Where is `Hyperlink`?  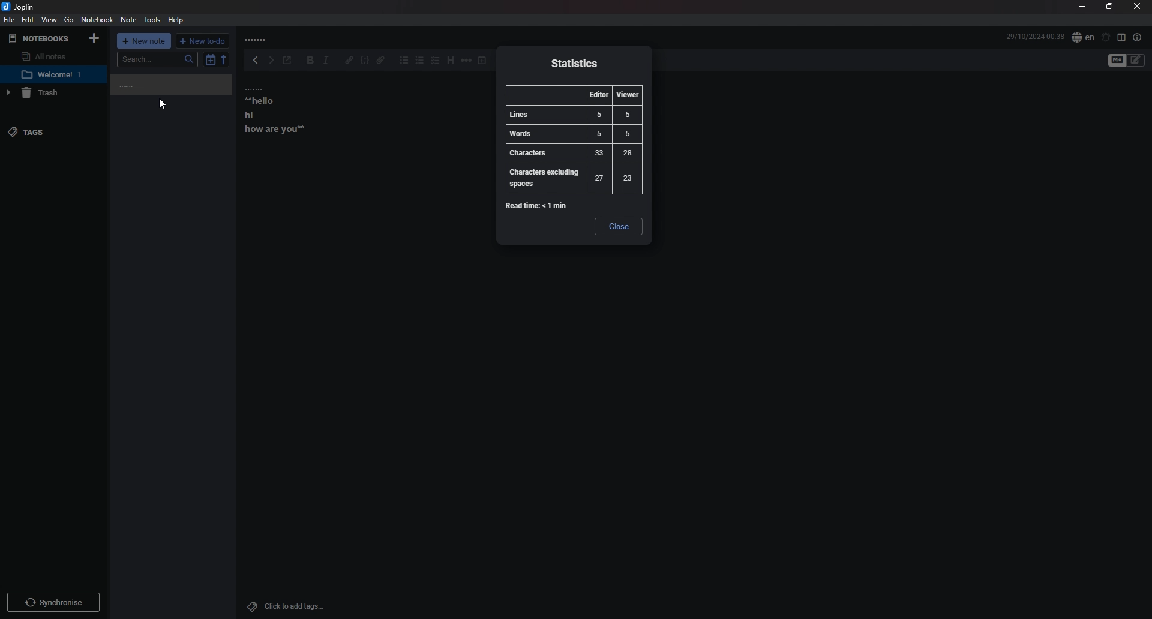 Hyperlink is located at coordinates (348, 60).